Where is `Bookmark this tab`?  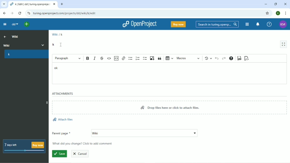 Bookmark this tab is located at coordinates (267, 13).